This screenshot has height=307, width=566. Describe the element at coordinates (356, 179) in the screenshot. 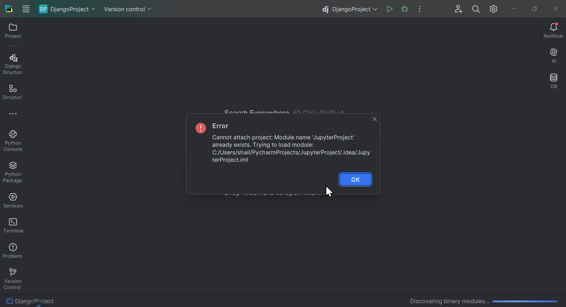

I see `OK` at that location.